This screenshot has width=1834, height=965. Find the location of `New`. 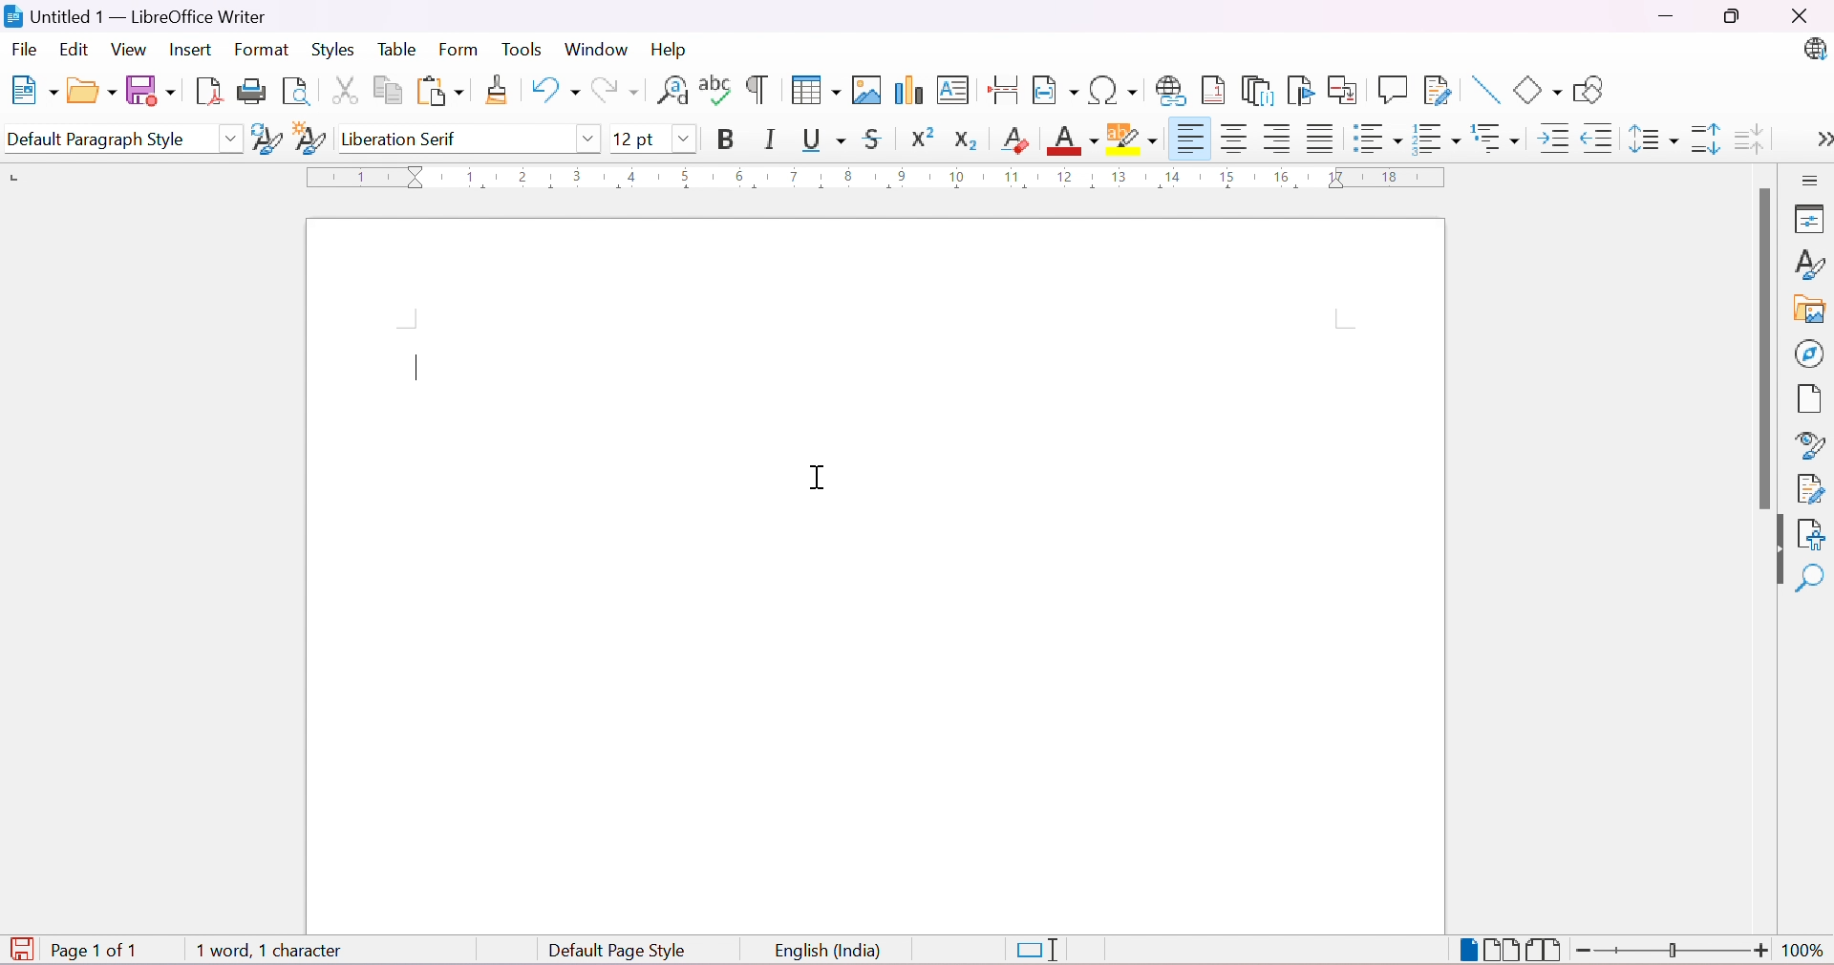

New is located at coordinates (36, 92).